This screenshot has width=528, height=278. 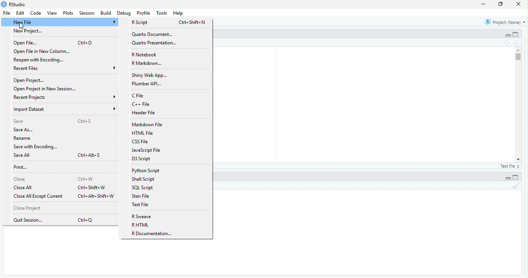 What do you see at coordinates (27, 208) in the screenshot?
I see `Close Project` at bounding box center [27, 208].